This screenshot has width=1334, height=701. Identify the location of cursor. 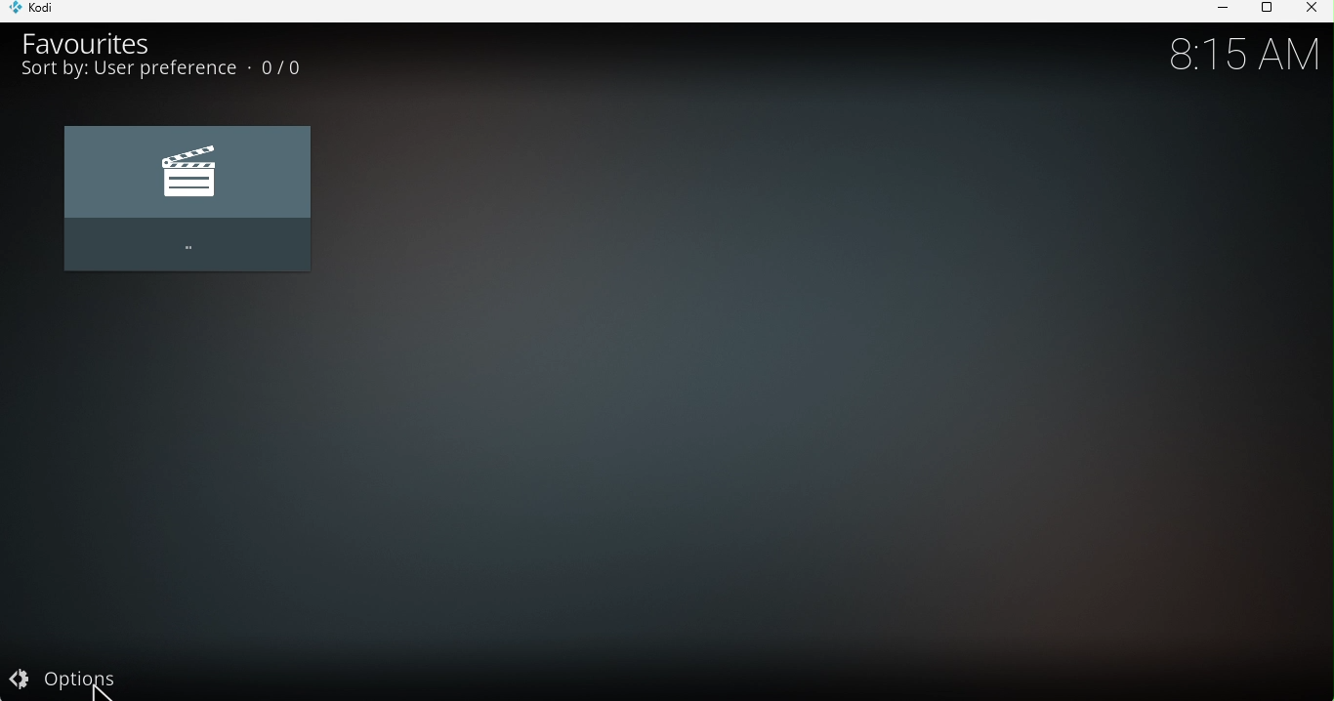
(101, 684).